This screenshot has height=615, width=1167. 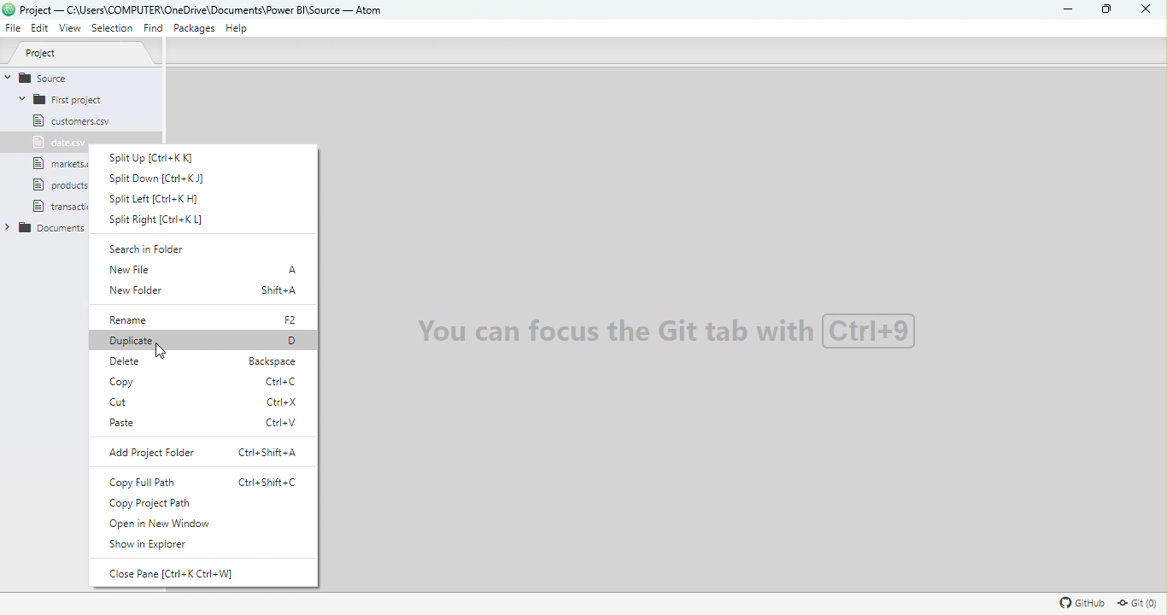 I want to click on Copy full path, so click(x=198, y=483).